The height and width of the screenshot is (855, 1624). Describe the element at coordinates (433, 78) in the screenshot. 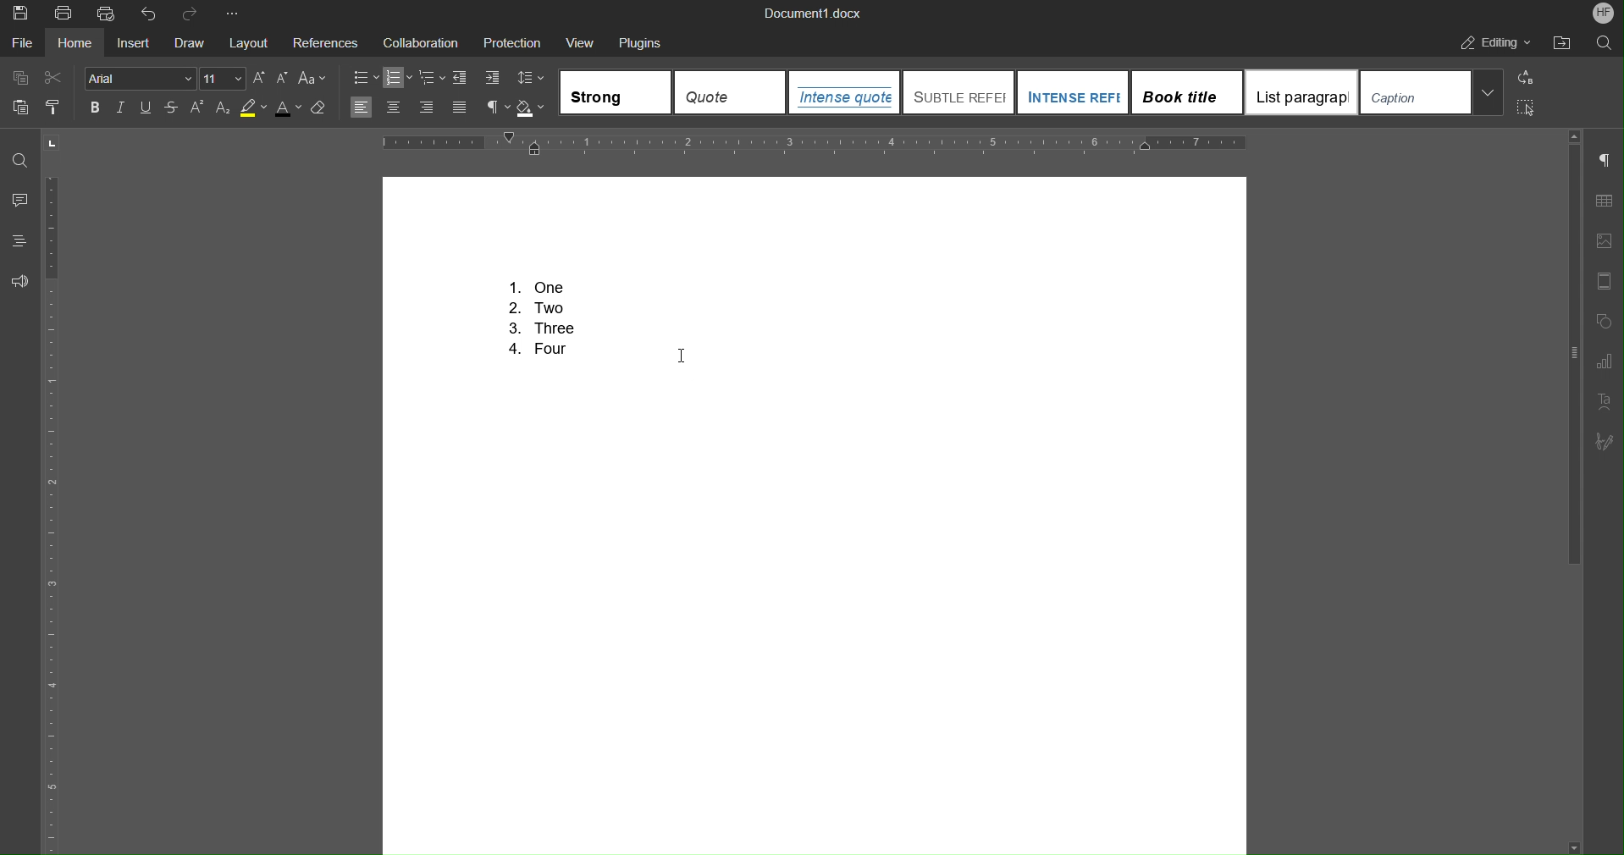

I see `Nested List` at that location.